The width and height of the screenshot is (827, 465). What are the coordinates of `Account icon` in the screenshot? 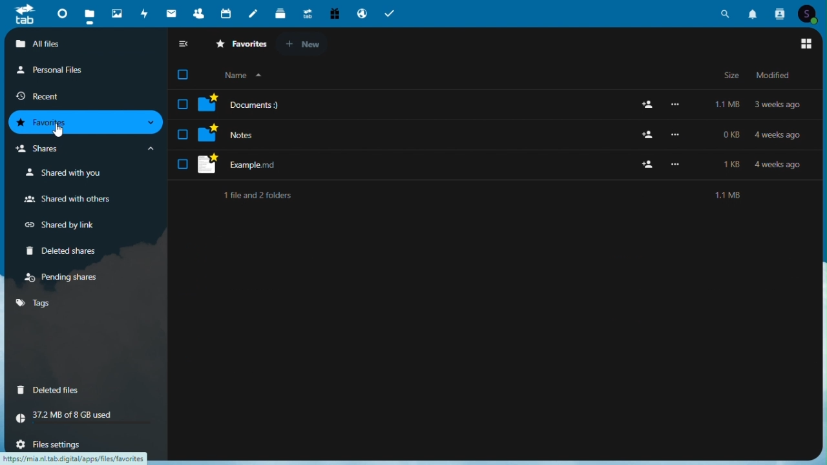 It's located at (810, 14).